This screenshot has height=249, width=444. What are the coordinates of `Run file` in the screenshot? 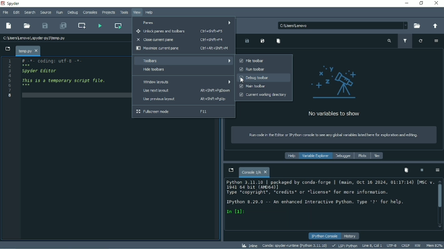 It's located at (100, 25).